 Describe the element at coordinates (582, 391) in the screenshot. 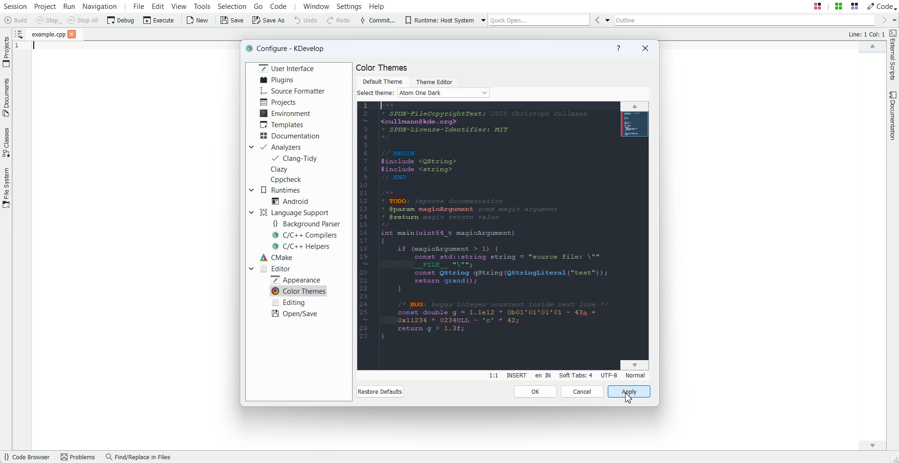

I see `Cancel` at that location.